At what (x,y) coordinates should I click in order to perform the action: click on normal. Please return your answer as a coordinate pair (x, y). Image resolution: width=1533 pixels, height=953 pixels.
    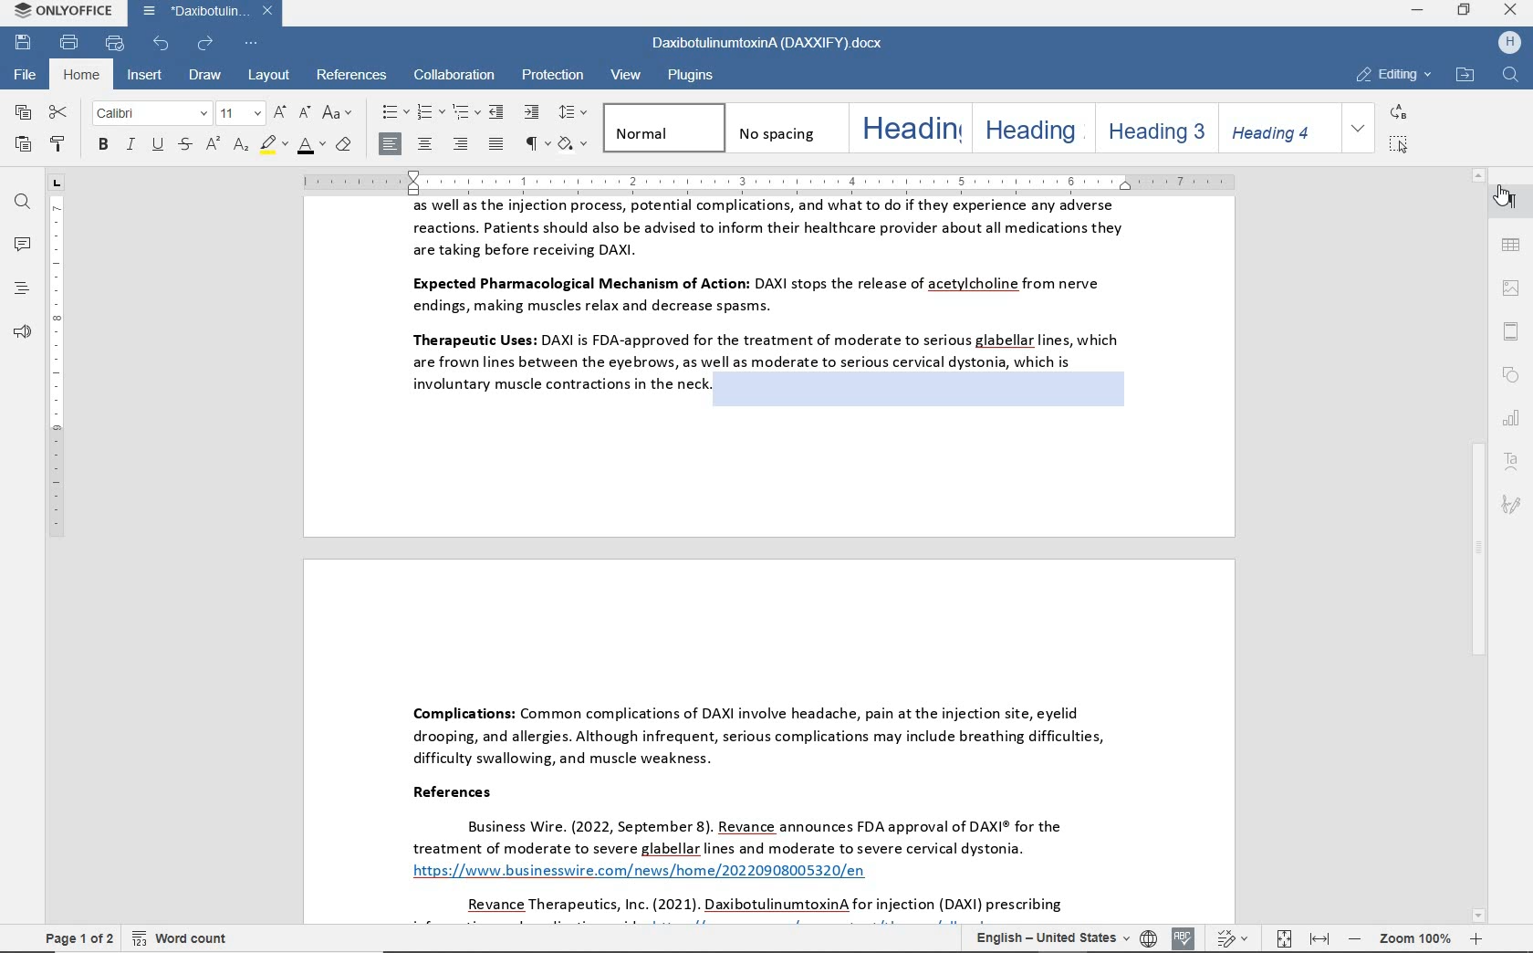
    Looking at the image, I should click on (662, 128).